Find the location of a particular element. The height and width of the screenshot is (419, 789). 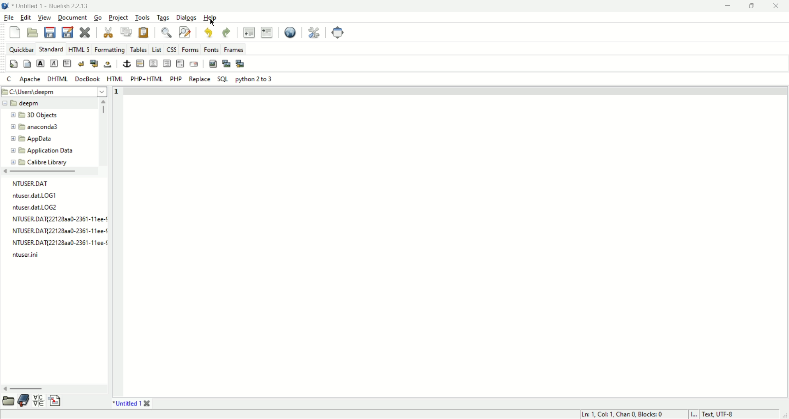

save is located at coordinates (51, 32).